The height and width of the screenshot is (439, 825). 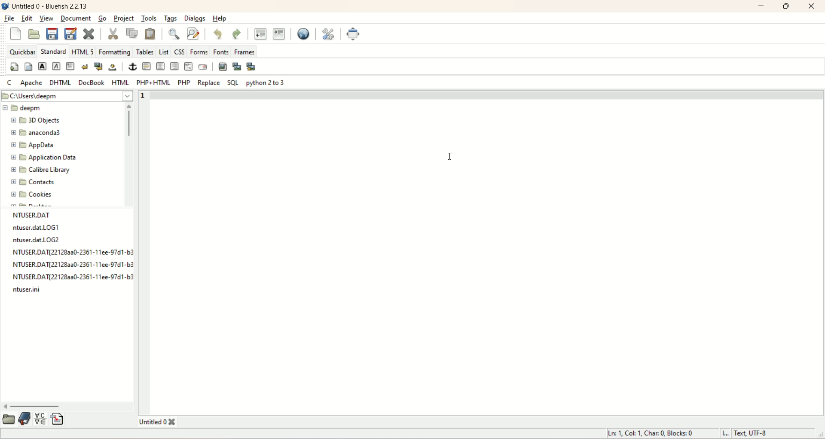 I want to click on dialogs, so click(x=194, y=18).